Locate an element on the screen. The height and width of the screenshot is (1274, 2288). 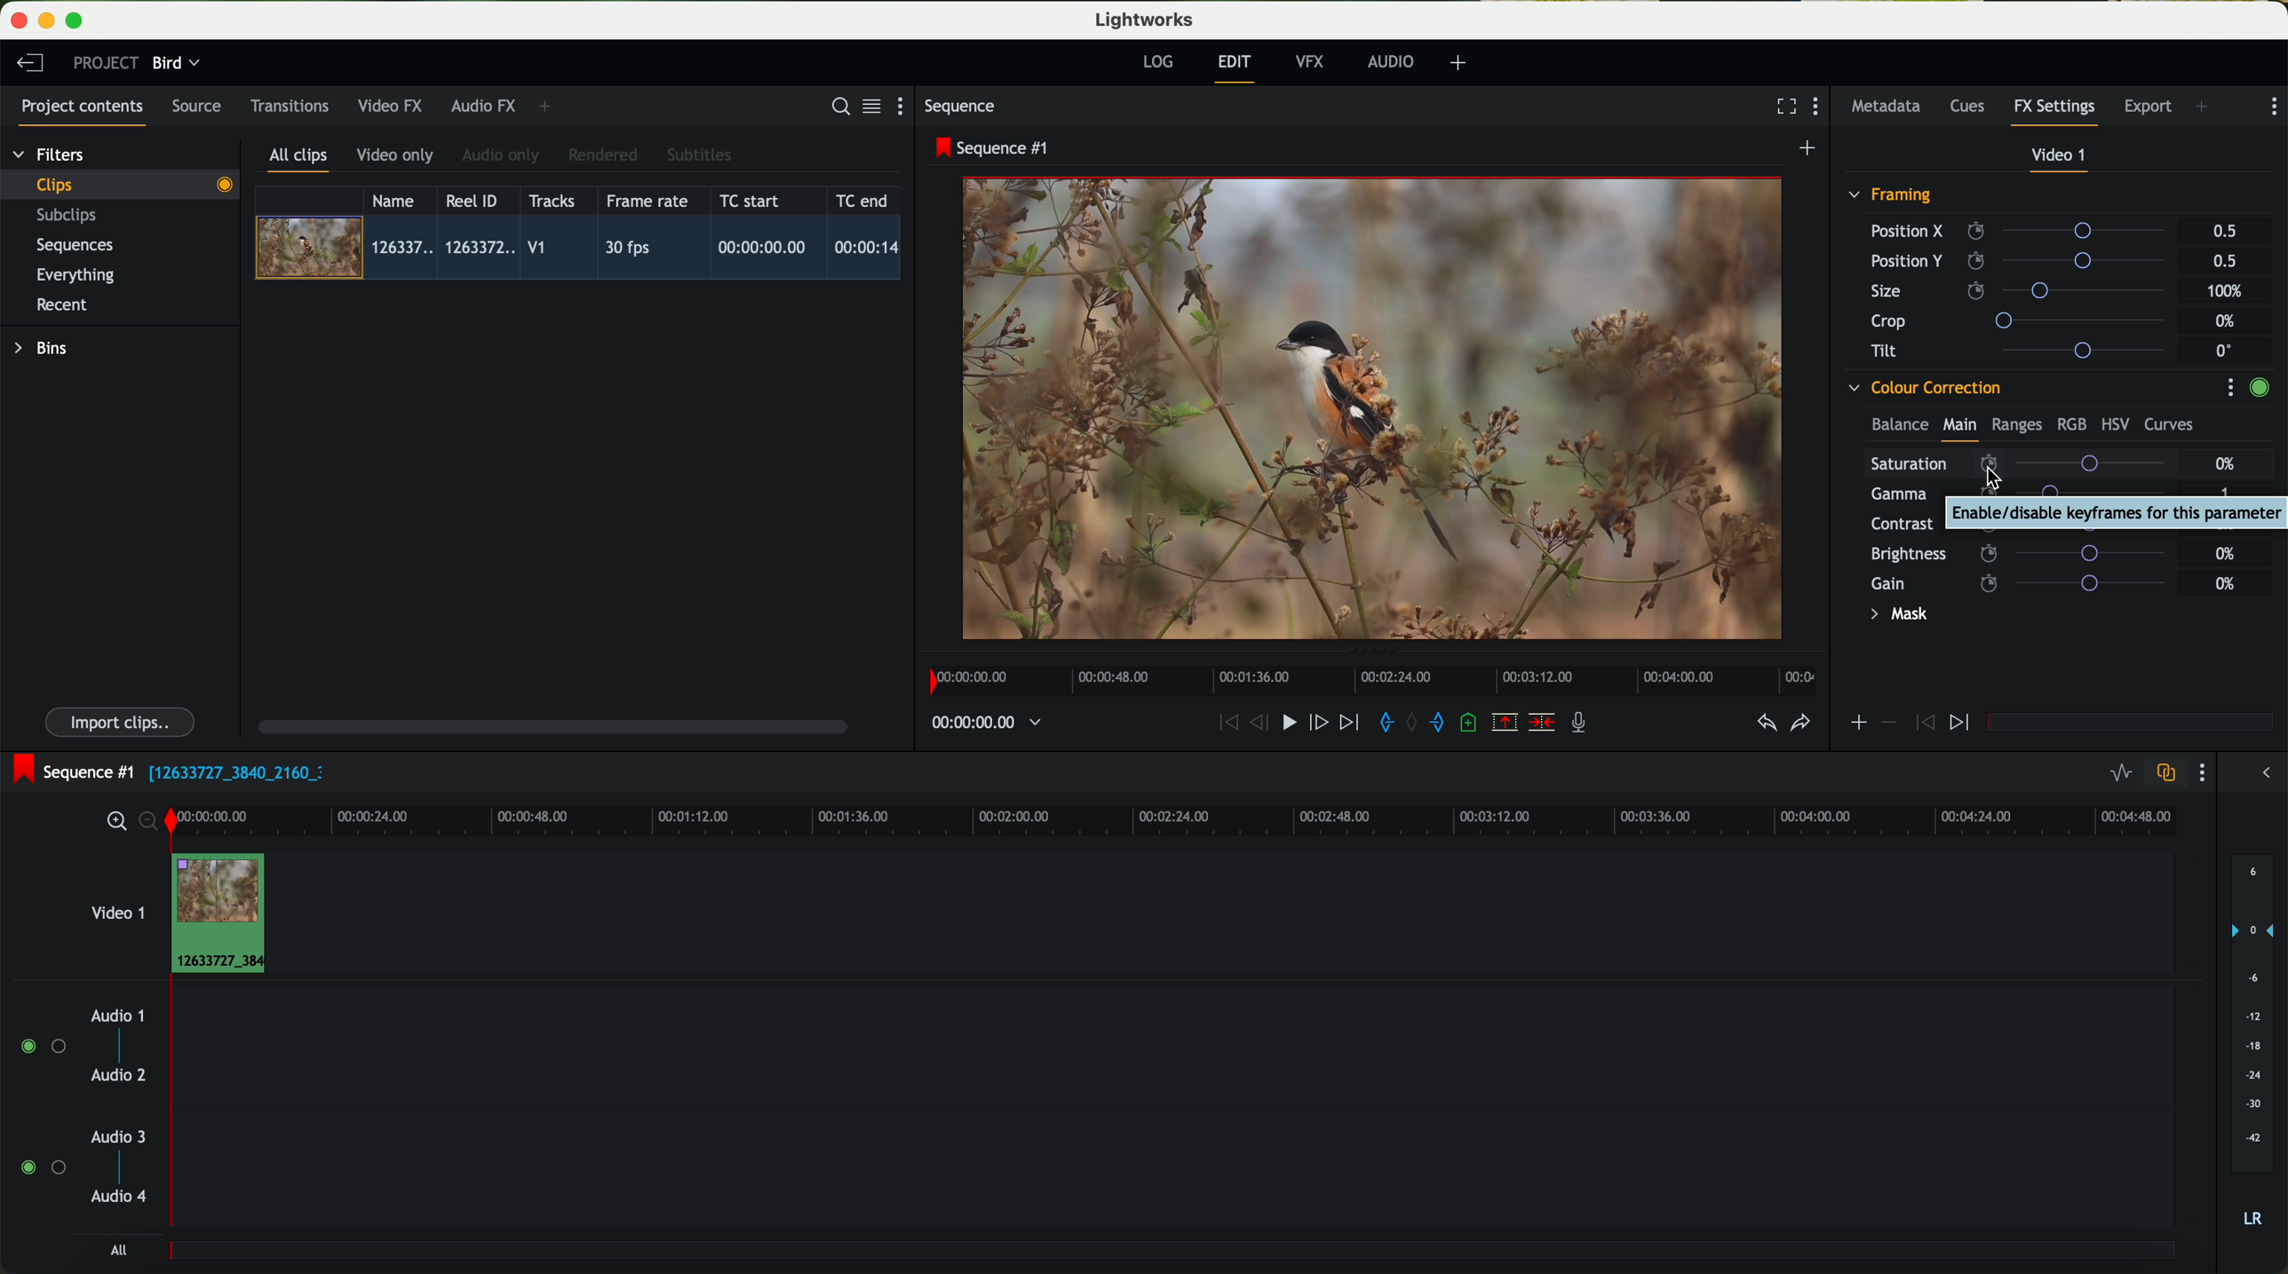
record a voice-over is located at coordinates (1585, 724).